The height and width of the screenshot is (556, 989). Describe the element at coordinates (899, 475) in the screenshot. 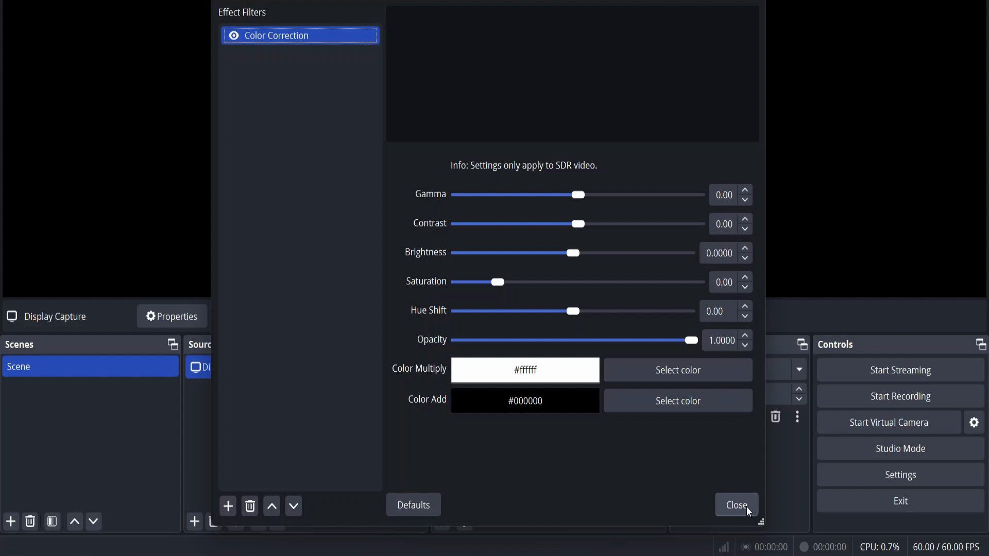

I see `settings` at that location.